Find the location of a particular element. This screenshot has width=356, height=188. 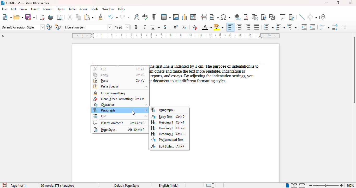

underline is located at coordinates (155, 27).